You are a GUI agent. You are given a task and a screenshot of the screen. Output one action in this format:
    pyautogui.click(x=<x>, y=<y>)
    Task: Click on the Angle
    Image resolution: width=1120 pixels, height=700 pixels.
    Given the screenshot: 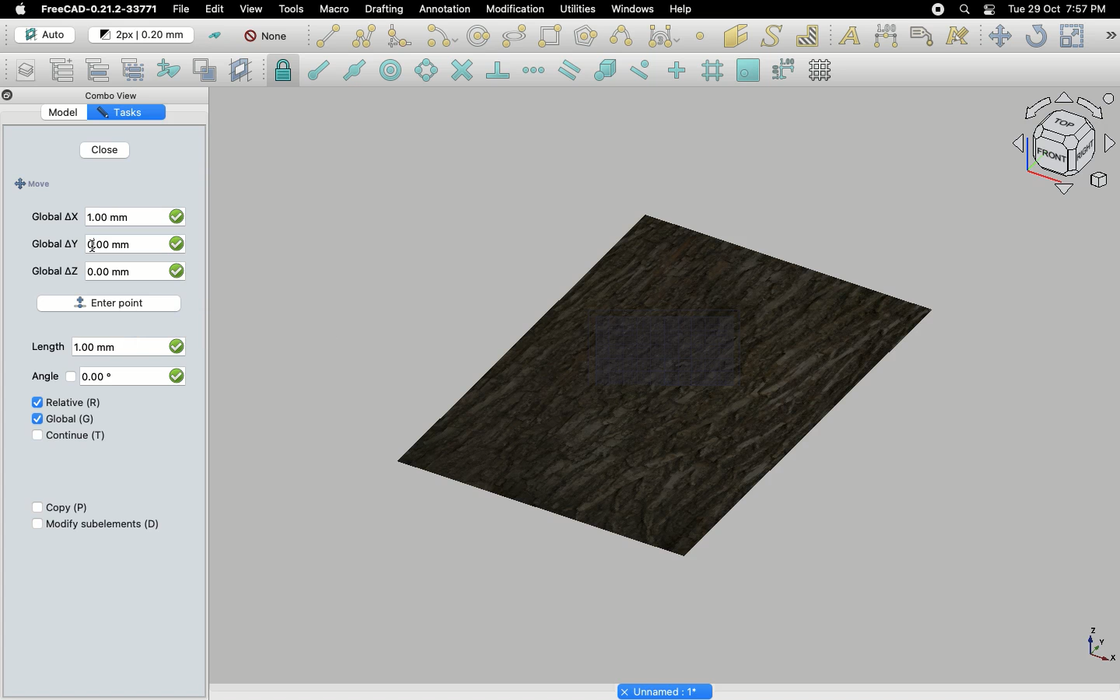 What is the action you would take?
    pyautogui.click(x=42, y=376)
    